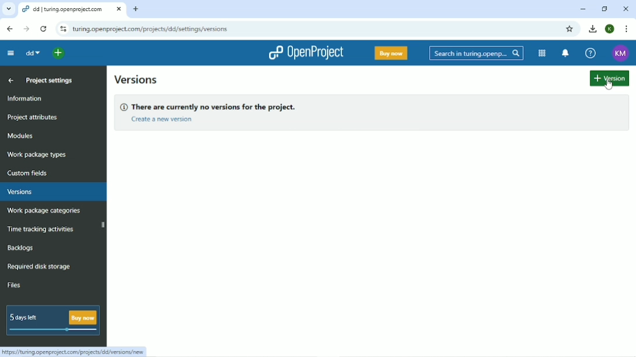 Image resolution: width=636 pixels, height=357 pixels. What do you see at coordinates (610, 28) in the screenshot?
I see `Account` at bounding box center [610, 28].